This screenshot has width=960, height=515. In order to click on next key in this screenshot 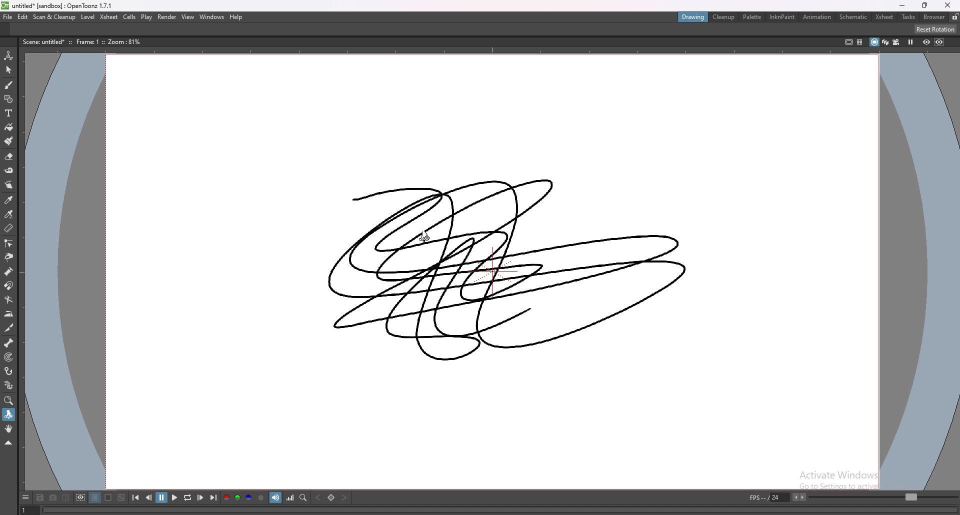, I will do `click(343, 497)`.